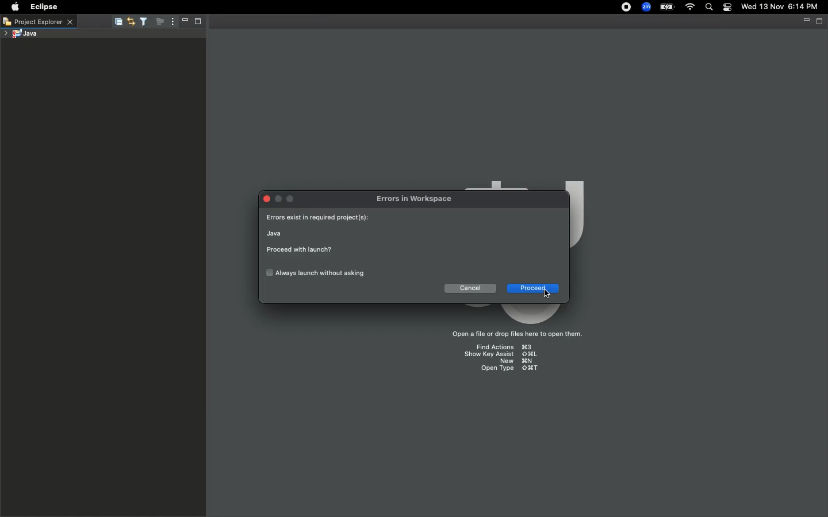 The height and width of the screenshot is (517, 828). Describe the element at coordinates (279, 200) in the screenshot. I see `minimize` at that location.